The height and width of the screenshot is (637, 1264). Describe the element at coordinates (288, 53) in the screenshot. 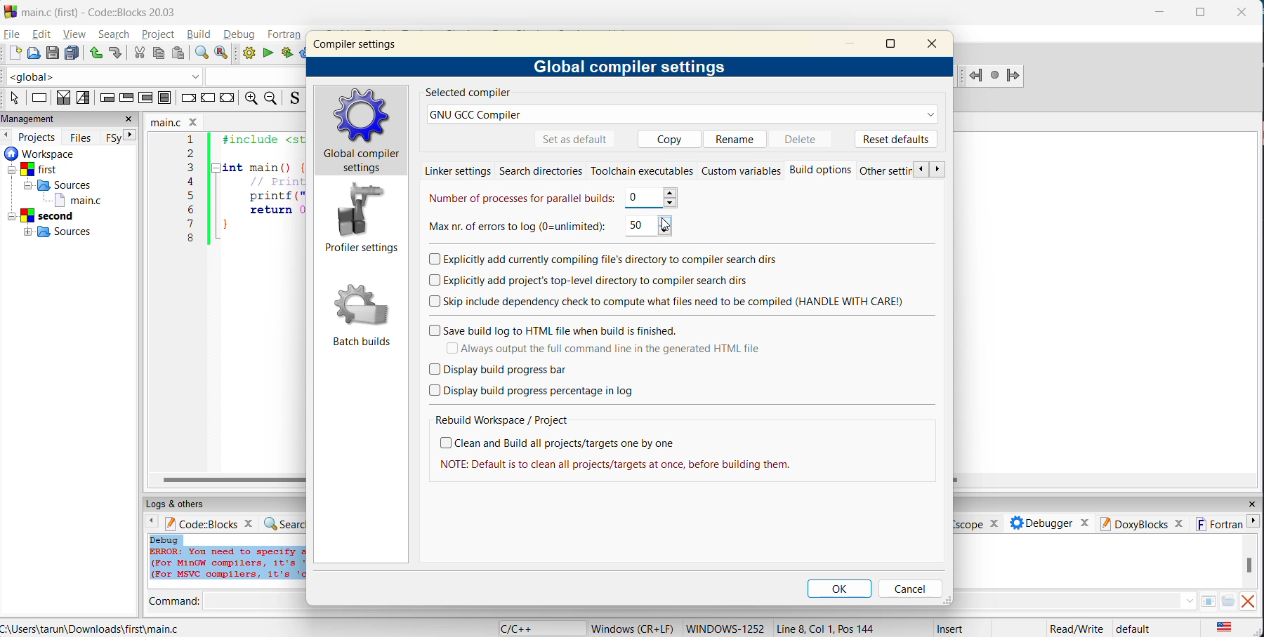

I see `build and run` at that location.